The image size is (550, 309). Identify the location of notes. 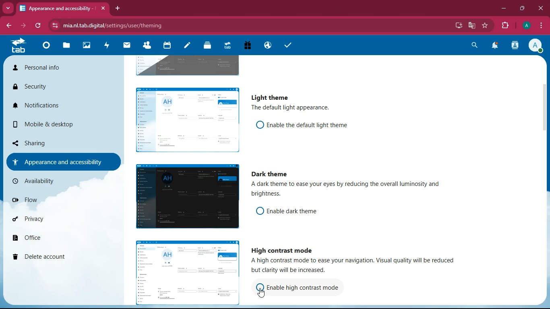
(186, 46).